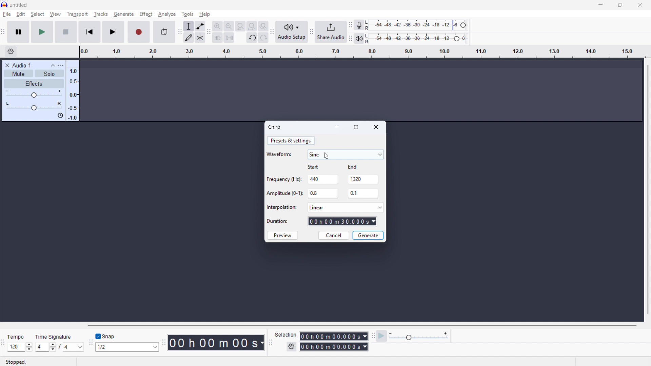 This screenshot has width=651, height=366. I want to click on cancel , so click(334, 235).